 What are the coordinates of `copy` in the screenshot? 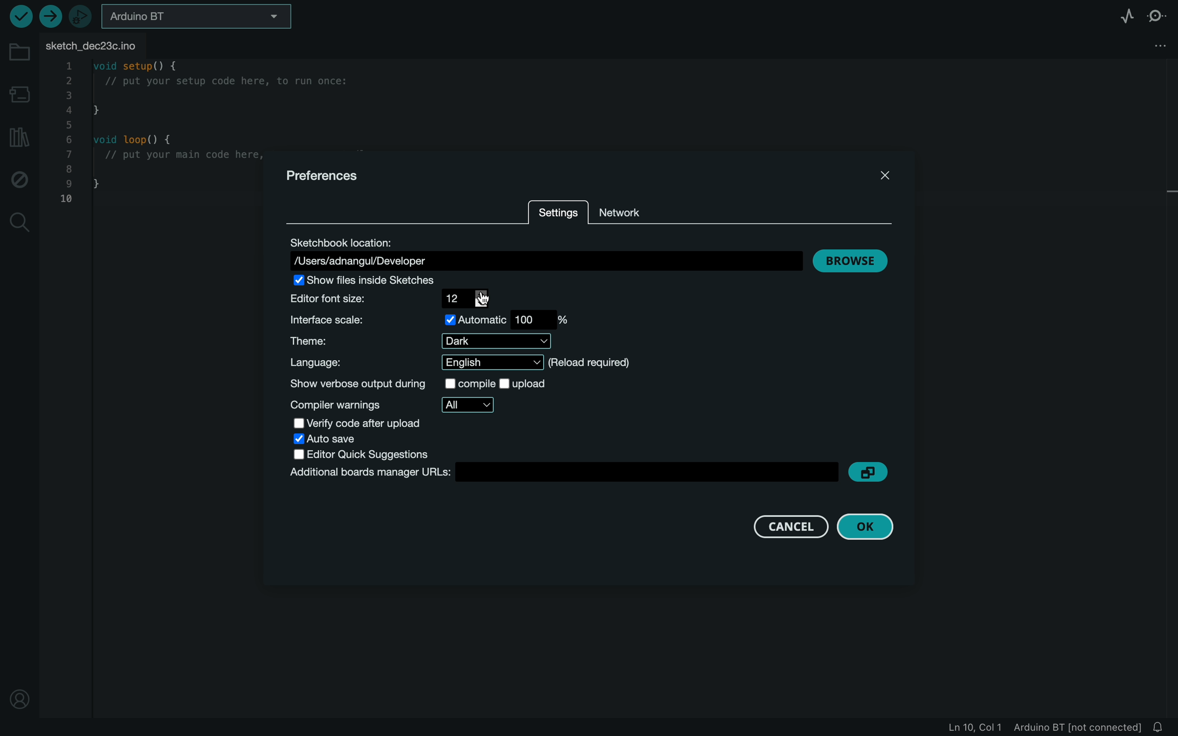 It's located at (872, 471).